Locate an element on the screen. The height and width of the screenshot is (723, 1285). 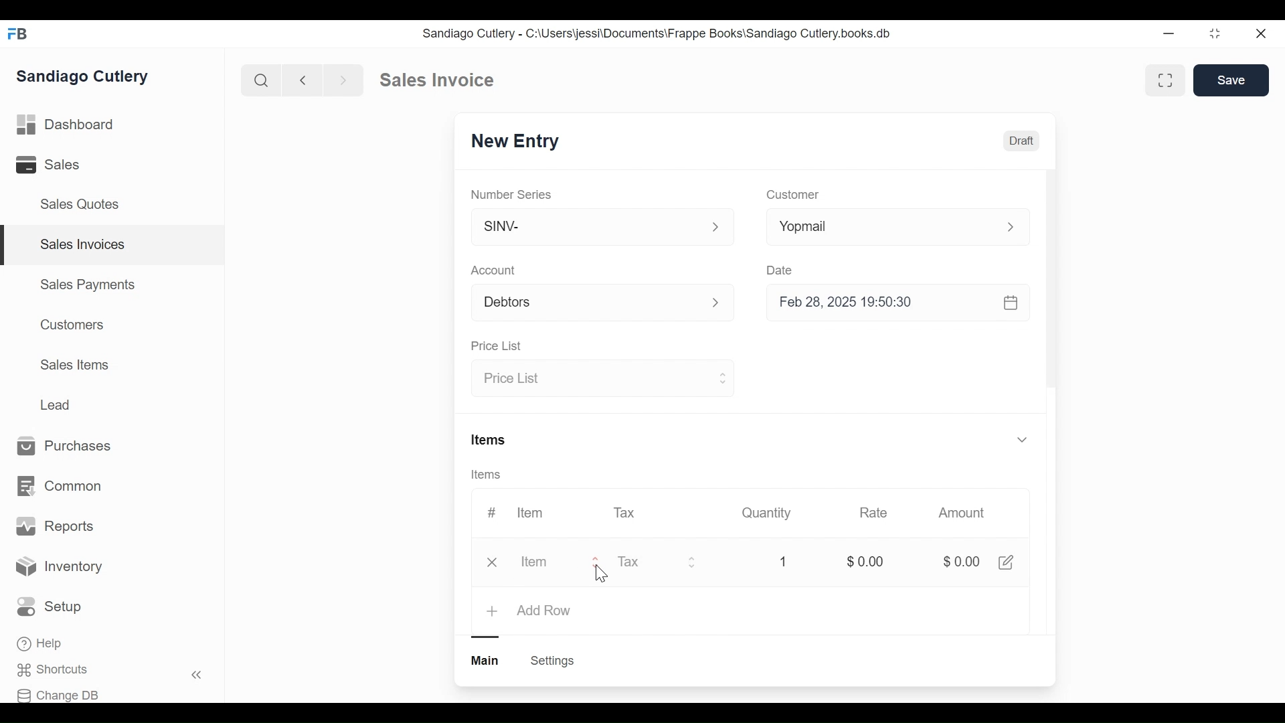
FB logo is located at coordinates (18, 33).